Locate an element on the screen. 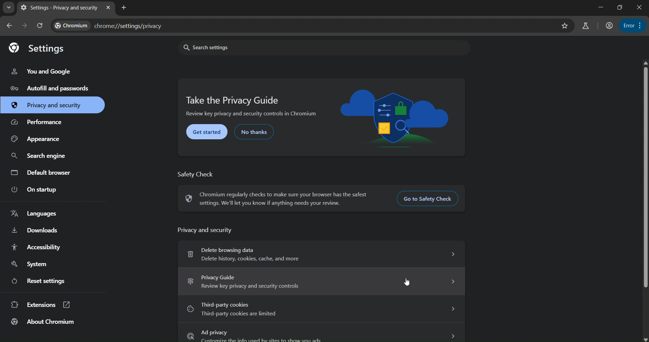  ppearance is located at coordinates (37, 139).